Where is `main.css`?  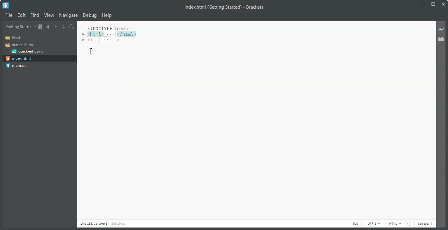
main.css is located at coordinates (19, 66).